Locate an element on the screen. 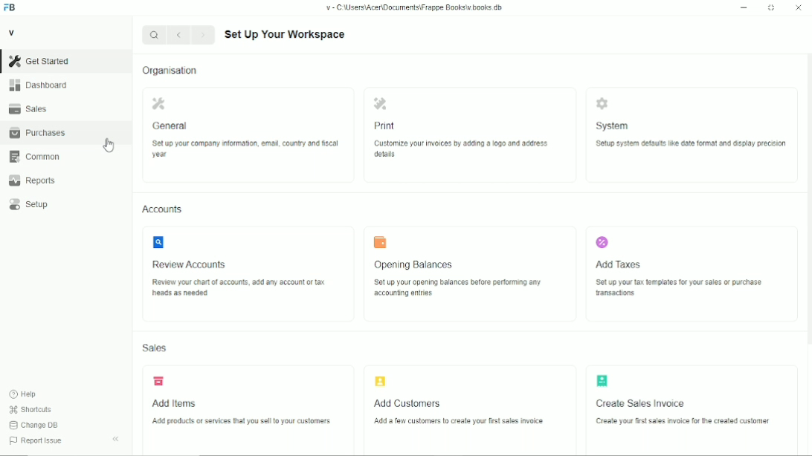 This screenshot has width=812, height=456. Print is located at coordinates (387, 126).